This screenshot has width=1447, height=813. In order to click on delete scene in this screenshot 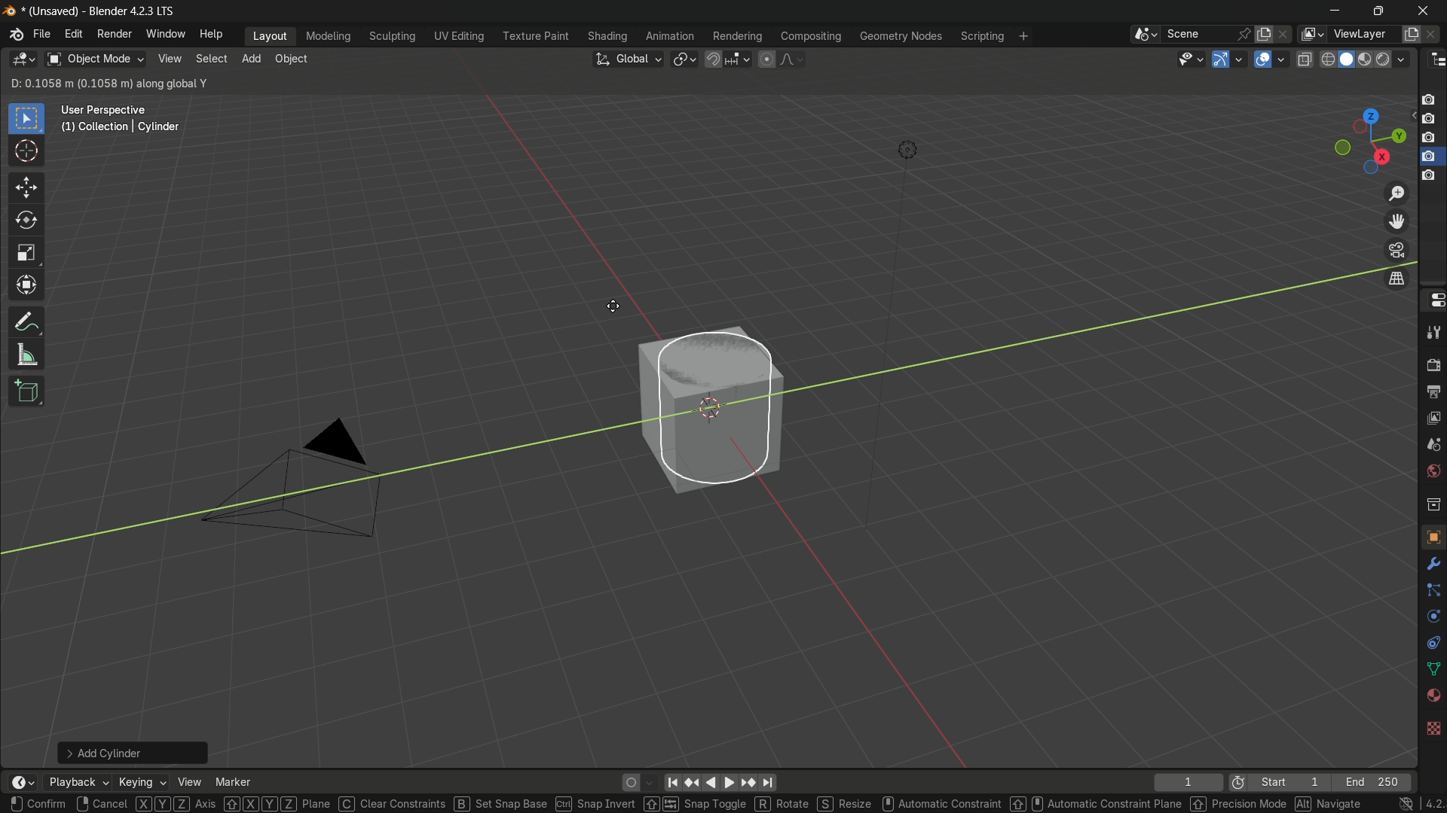, I will do `click(1283, 35)`.